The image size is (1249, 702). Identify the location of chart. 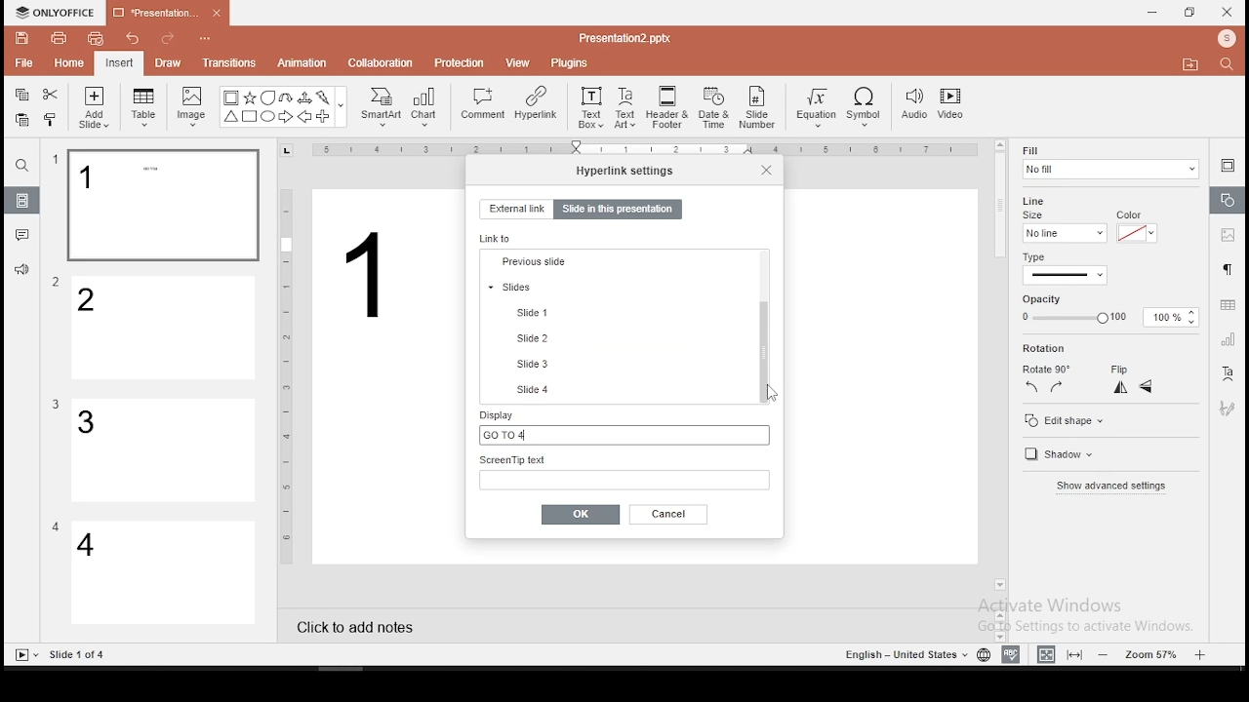
(425, 106).